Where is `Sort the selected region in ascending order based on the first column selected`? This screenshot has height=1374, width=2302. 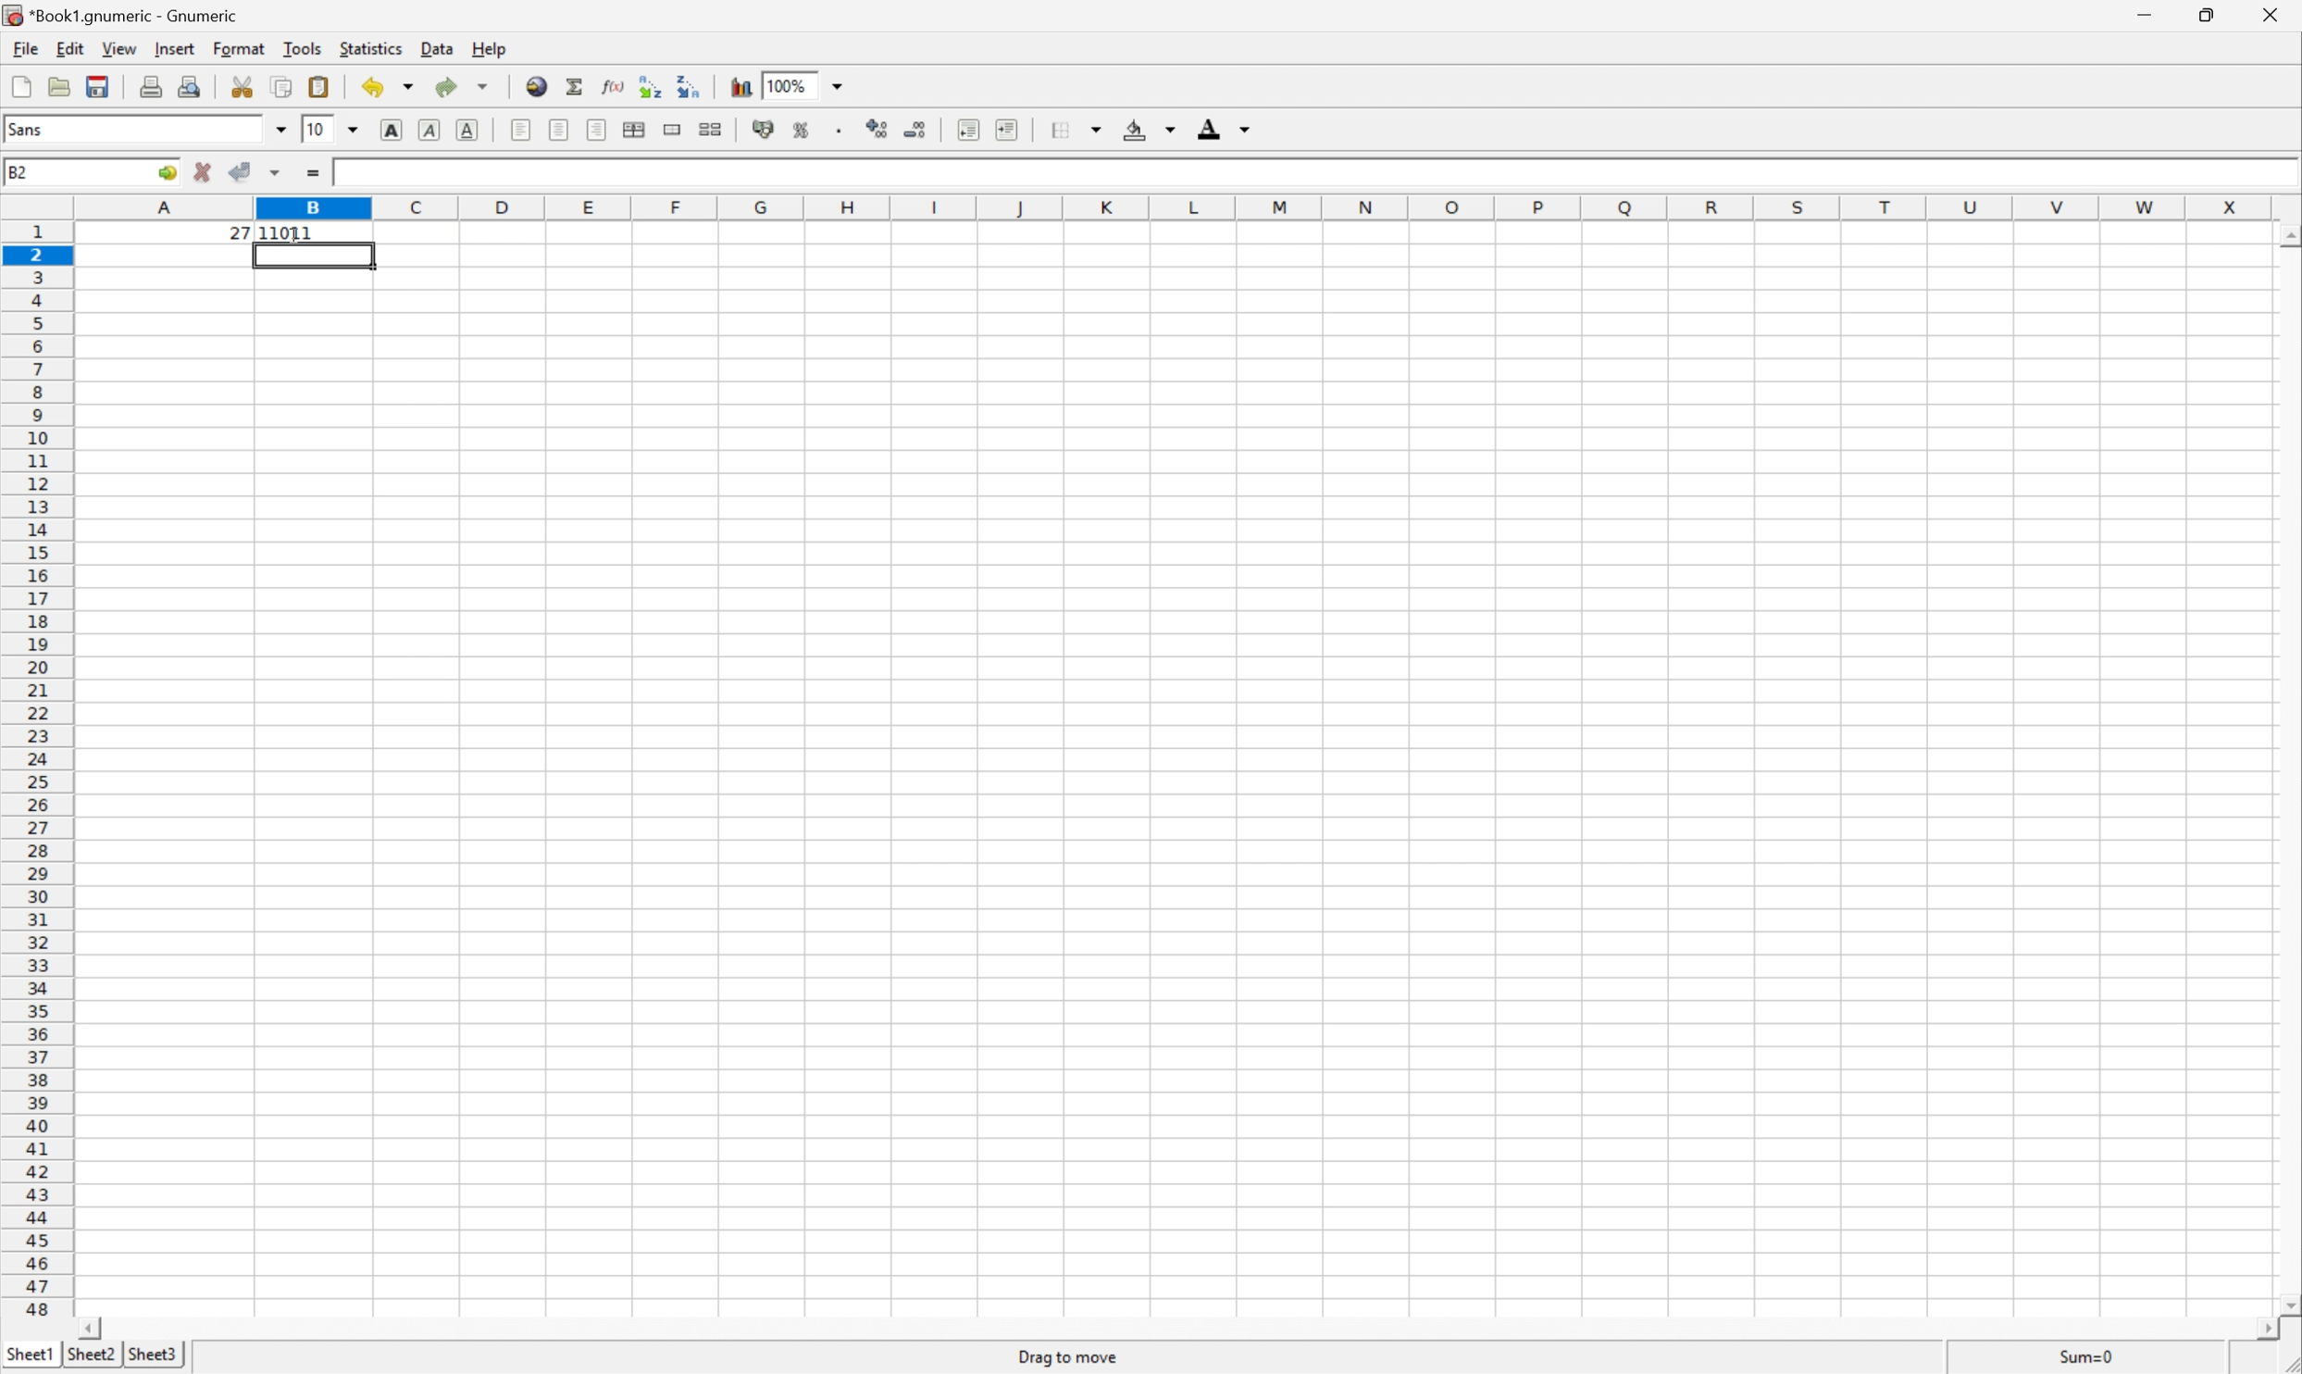 Sort the selected region in ascending order based on the first column selected is located at coordinates (651, 84).